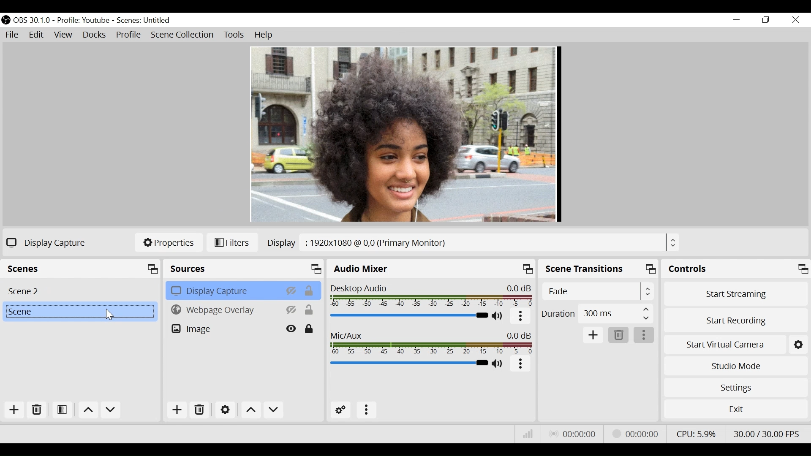 This screenshot has height=456, width=811. Describe the element at coordinates (735, 387) in the screenshot. I see `Settings` at that location.